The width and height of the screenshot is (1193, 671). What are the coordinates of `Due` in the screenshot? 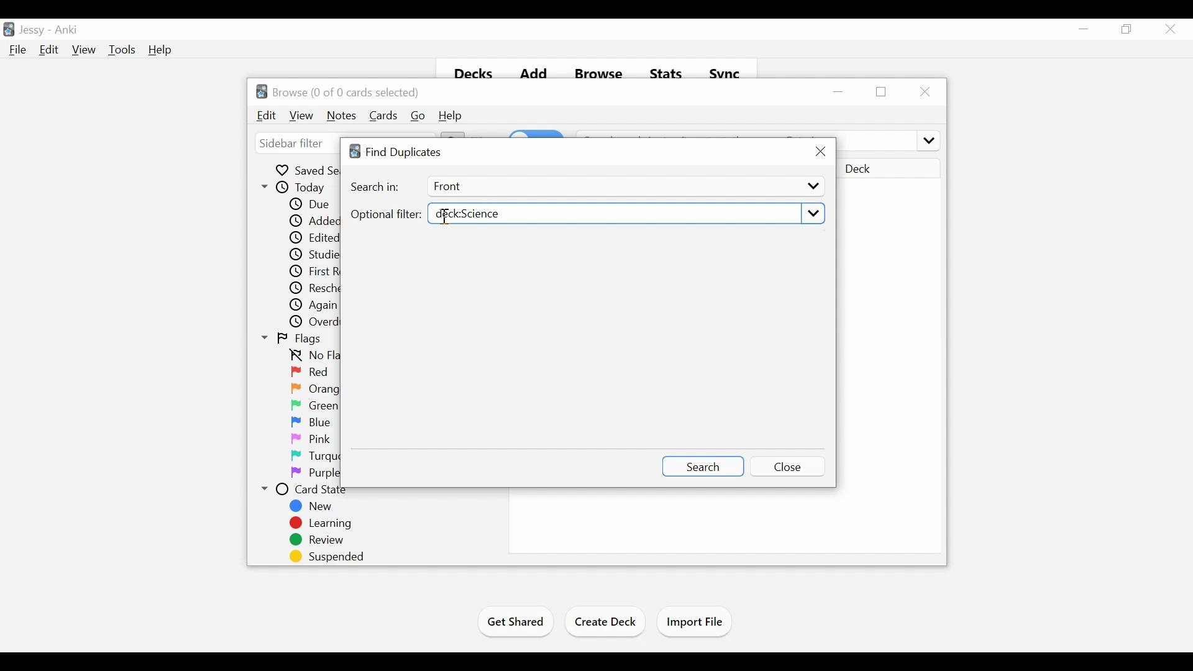 It's located at (308, 204).